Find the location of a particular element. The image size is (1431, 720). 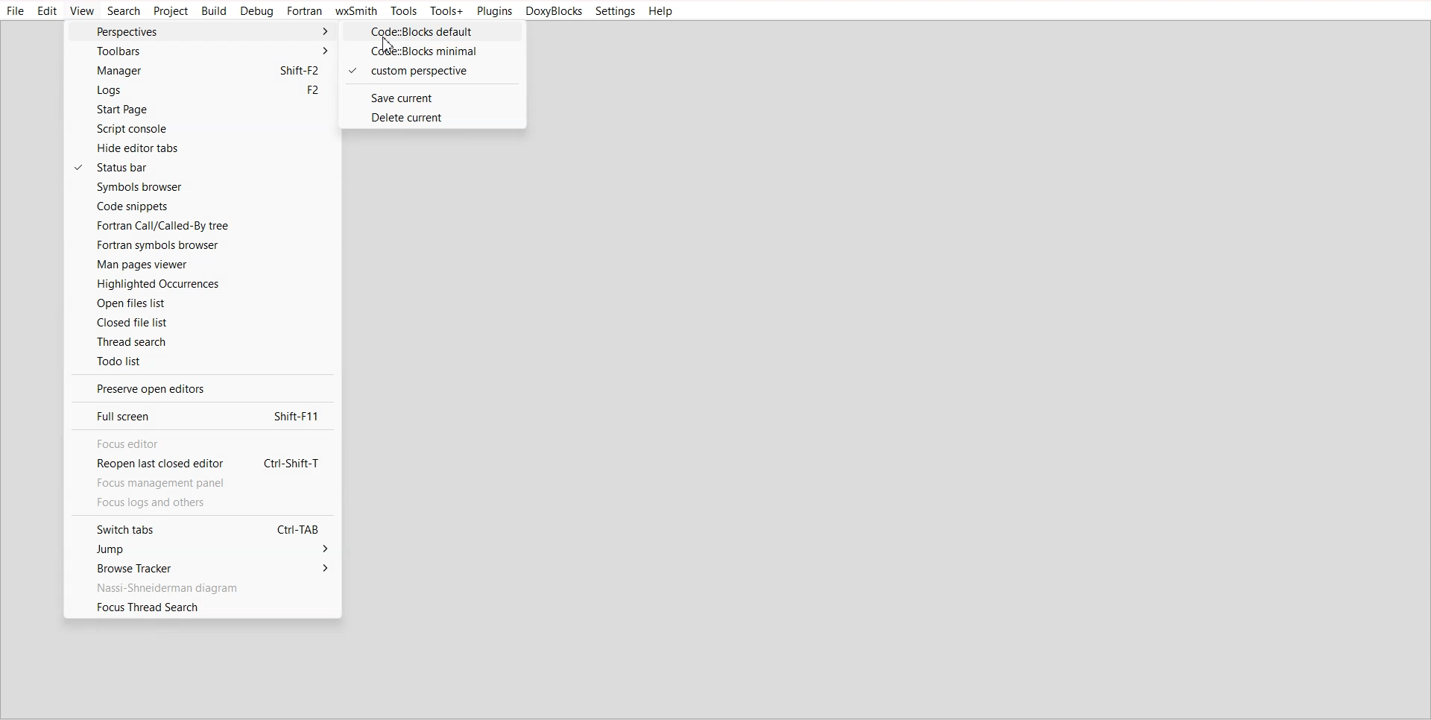

focus logs and others is located at coordinates (167, 503).